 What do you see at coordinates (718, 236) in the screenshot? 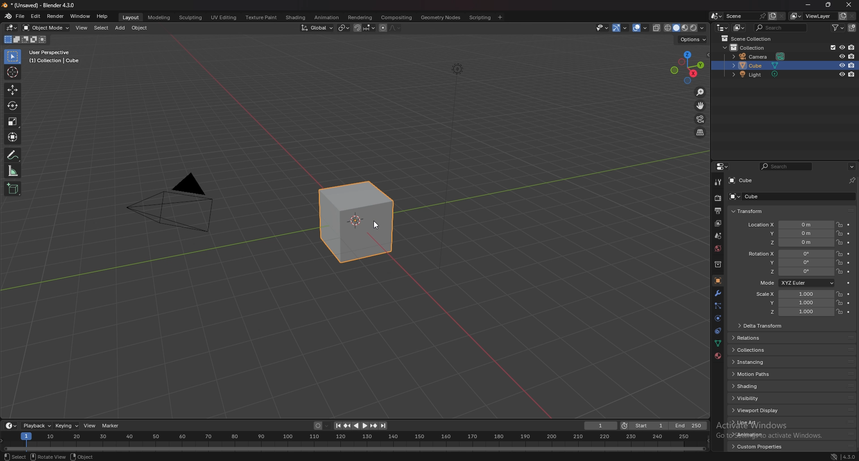
I see `scene` at bounding box center [718, 236].